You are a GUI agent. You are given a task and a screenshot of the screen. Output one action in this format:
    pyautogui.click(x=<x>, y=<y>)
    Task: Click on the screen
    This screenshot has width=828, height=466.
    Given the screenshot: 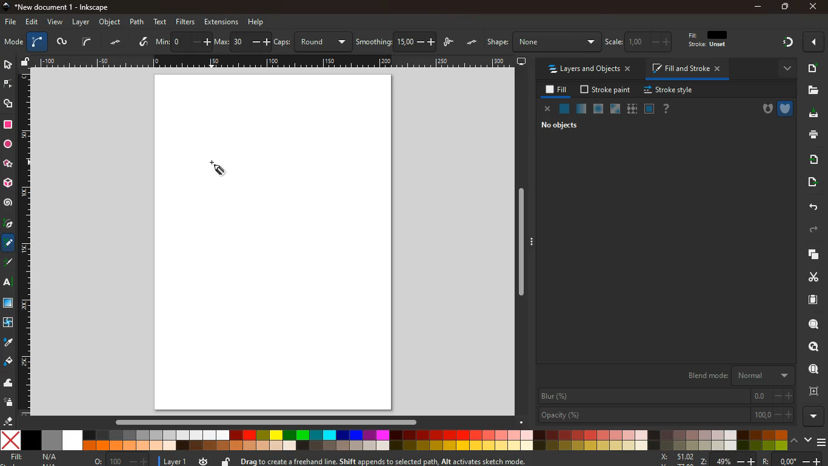 What is the action you would take?
    pyautogui.click(x=274, y=242)
    